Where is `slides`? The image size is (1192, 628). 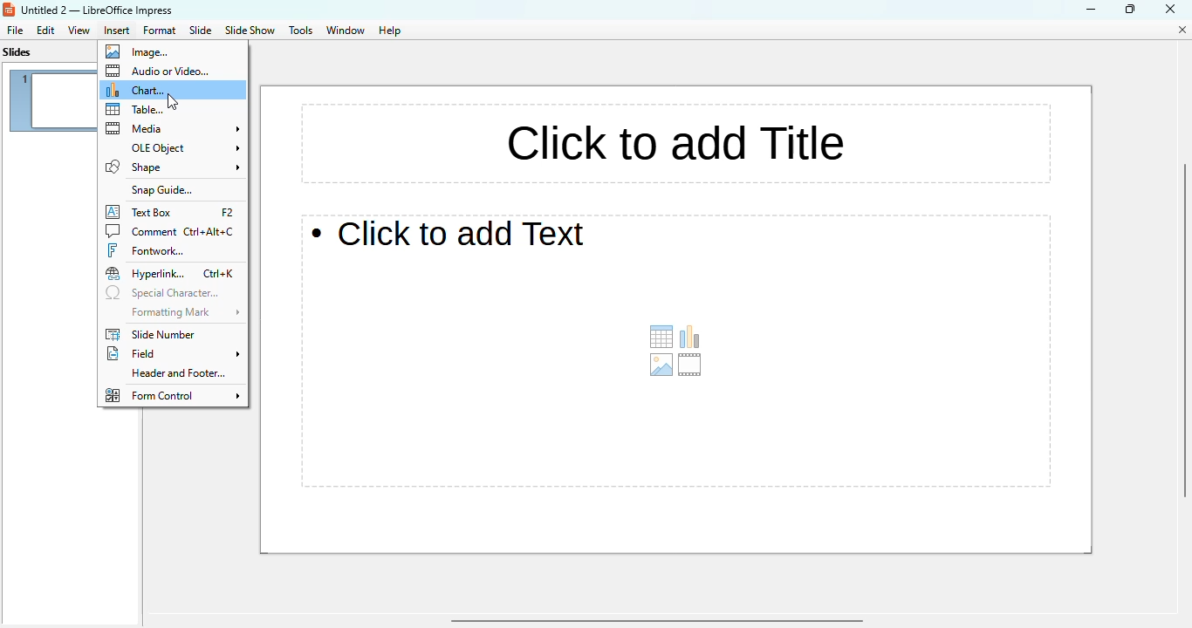
slides is located at coordinates (17, 52).